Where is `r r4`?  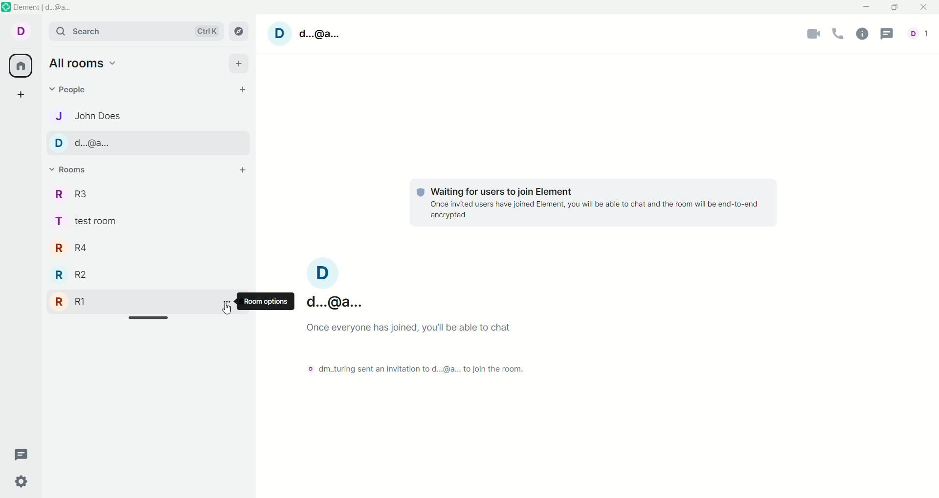
r r4 is located at coordinates (75, 249).